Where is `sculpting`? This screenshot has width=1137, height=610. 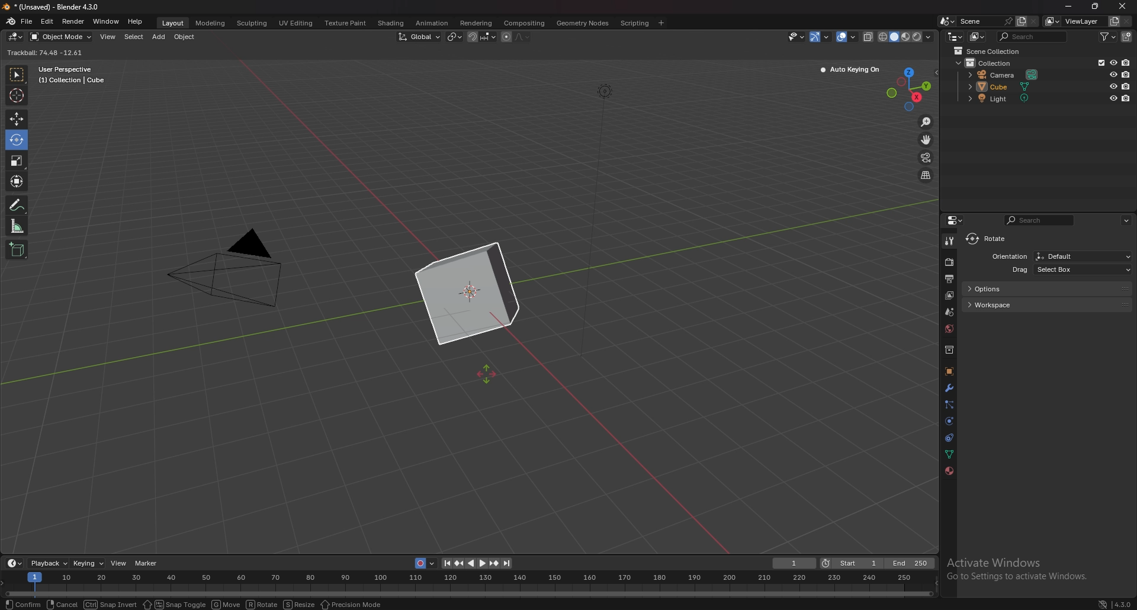 sculpting is located at coordinates (253, 23).